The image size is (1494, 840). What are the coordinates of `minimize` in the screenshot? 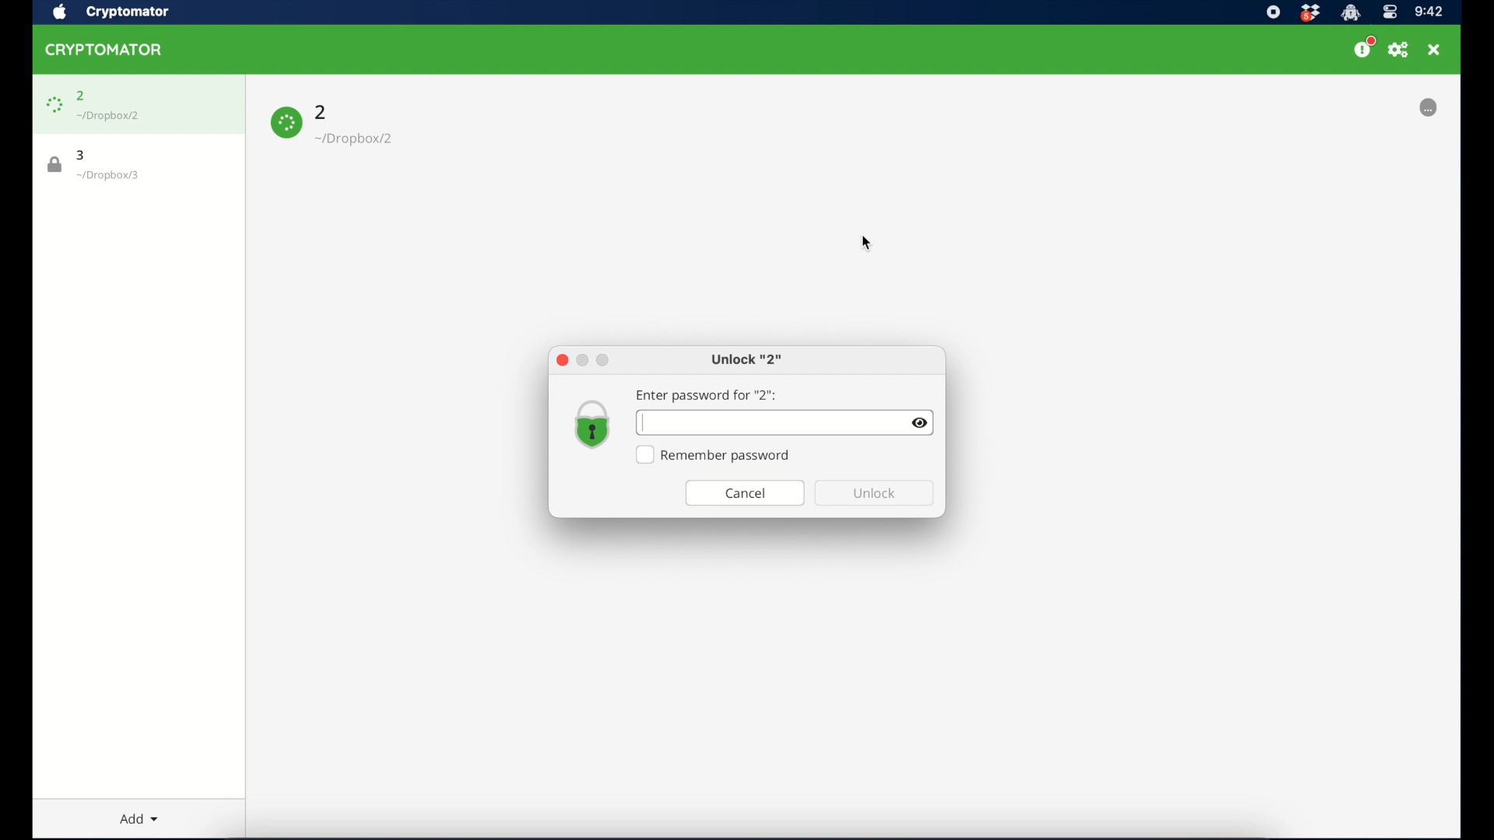 It's located at (583, 359).